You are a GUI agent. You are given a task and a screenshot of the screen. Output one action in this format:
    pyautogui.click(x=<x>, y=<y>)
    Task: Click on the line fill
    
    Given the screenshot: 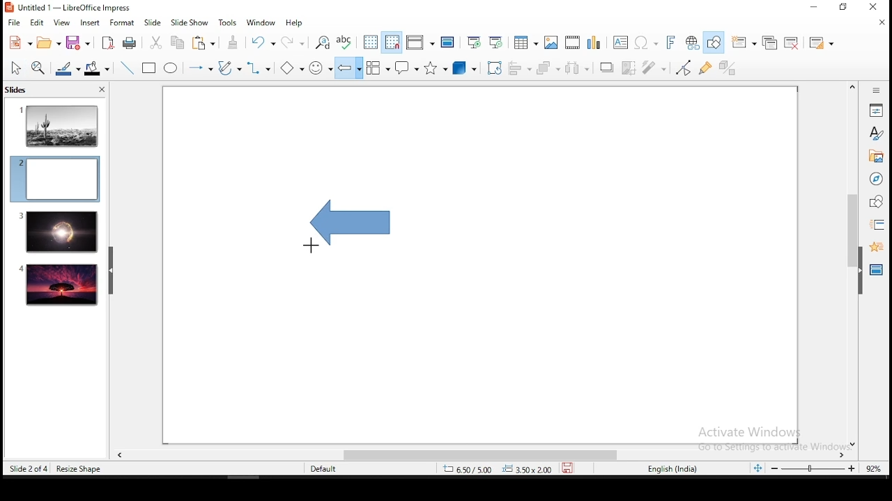 What is the action you would take?
    pyautogui.click(x=66, y=69)
    